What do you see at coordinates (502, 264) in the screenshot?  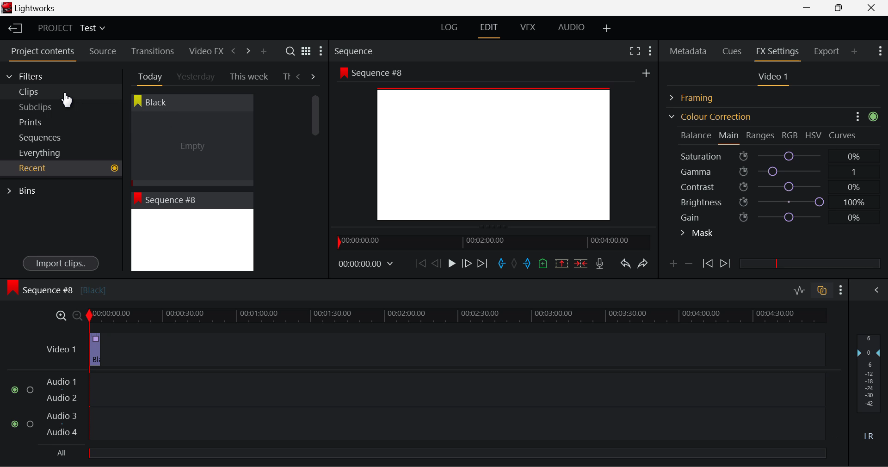 I see `Mark In` at bounding box center [502, 264].